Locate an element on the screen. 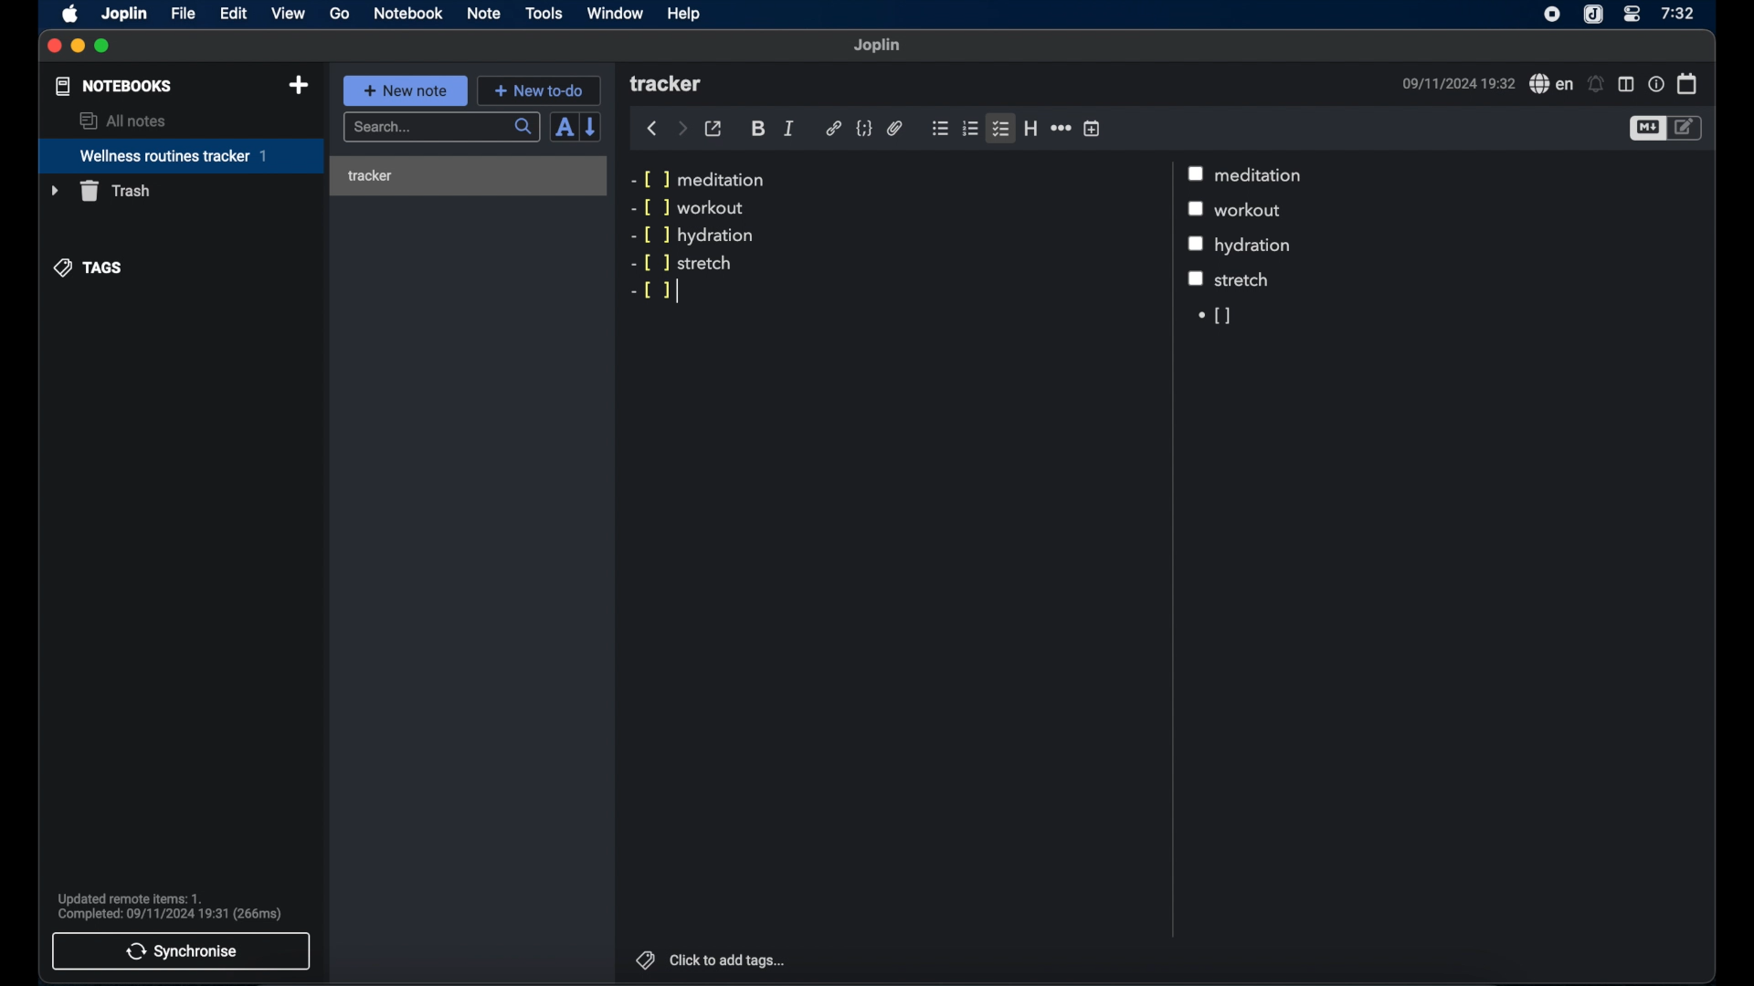 The width and height of the screenshot is (1754, 986). close is located at coordinates (55, 47).